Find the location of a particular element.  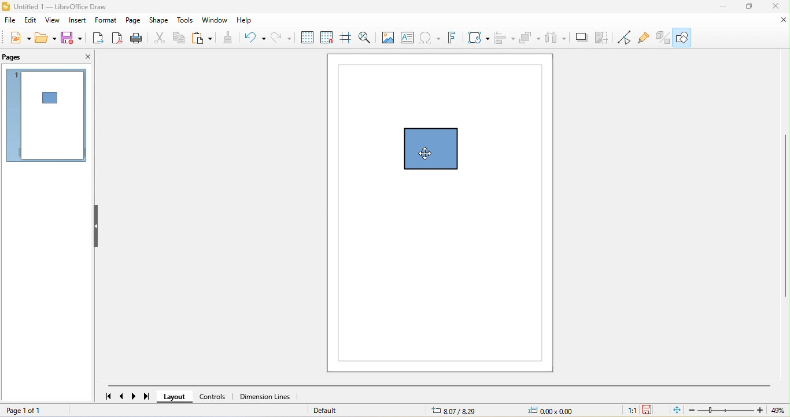

text box is located at coordinates (409, 38).